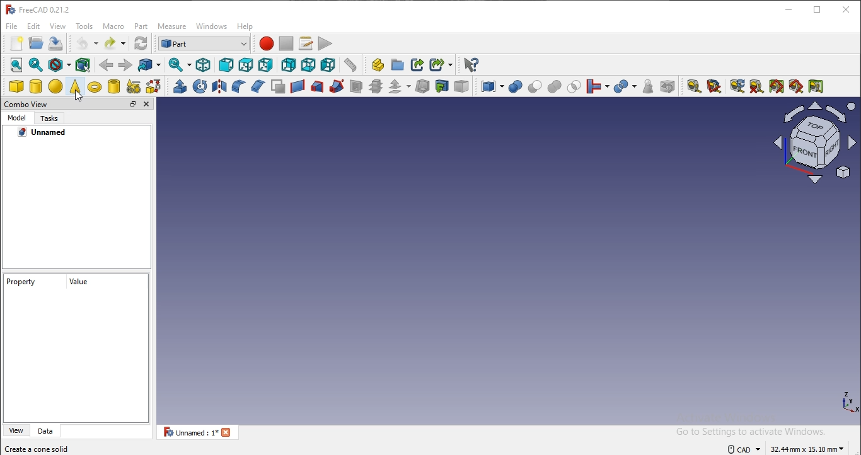 The image size is (861, 455). Describe the element at coordinates (49, 117) in the screenshot. I see `tasks` at that location.